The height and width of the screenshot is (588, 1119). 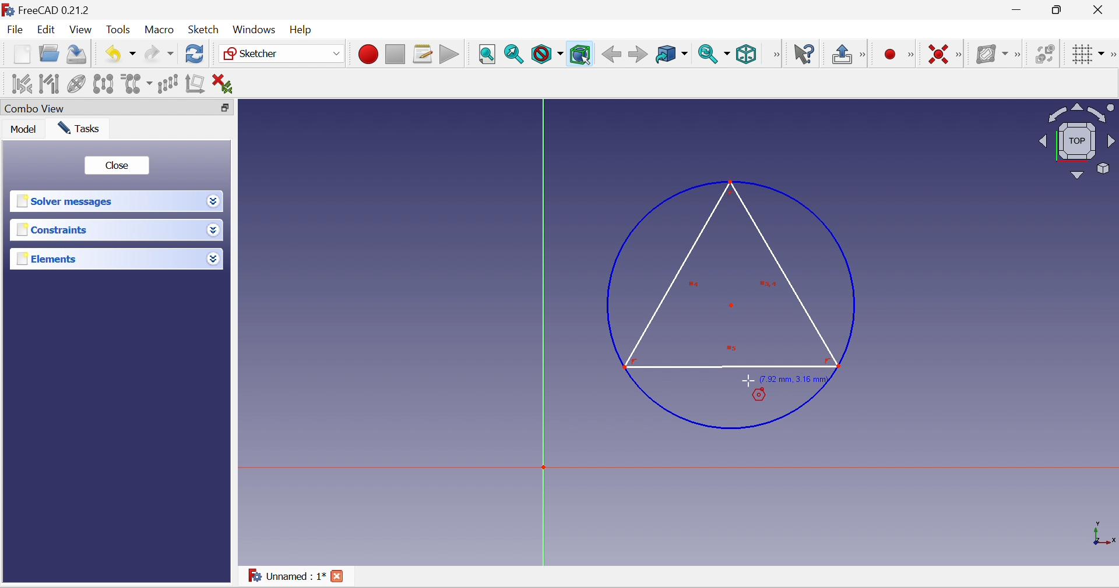 I want to click on maximize, so click(x=1058, y=9).